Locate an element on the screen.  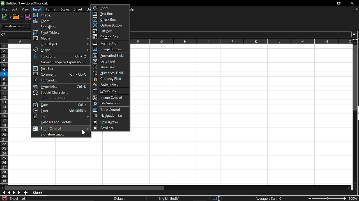
Close document is located at coordinates (357, 9).